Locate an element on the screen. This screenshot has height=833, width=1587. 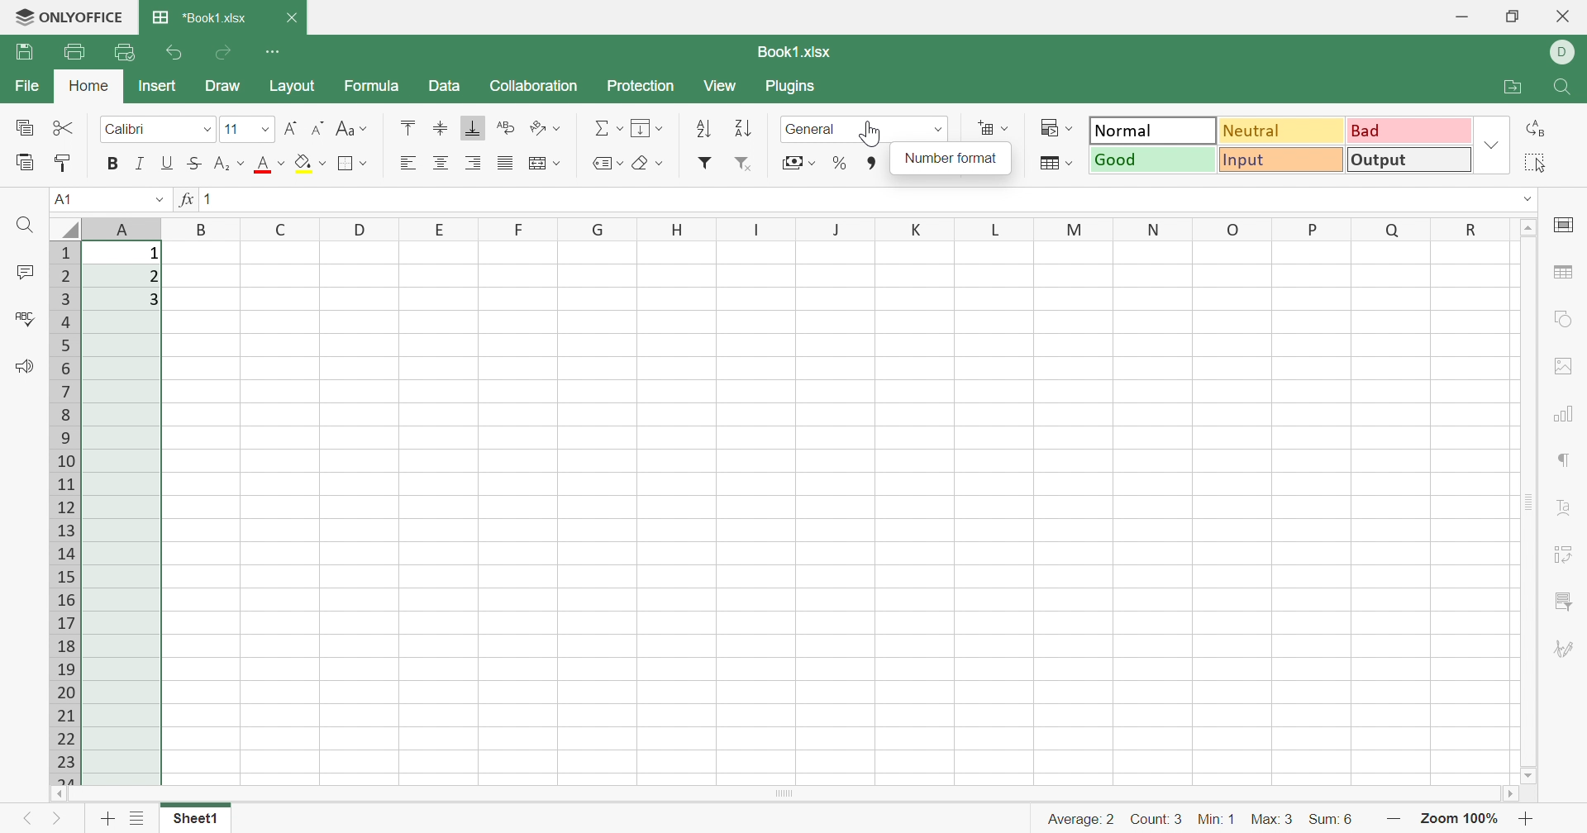
Slicer settings is located at coordinates (1562, 602).